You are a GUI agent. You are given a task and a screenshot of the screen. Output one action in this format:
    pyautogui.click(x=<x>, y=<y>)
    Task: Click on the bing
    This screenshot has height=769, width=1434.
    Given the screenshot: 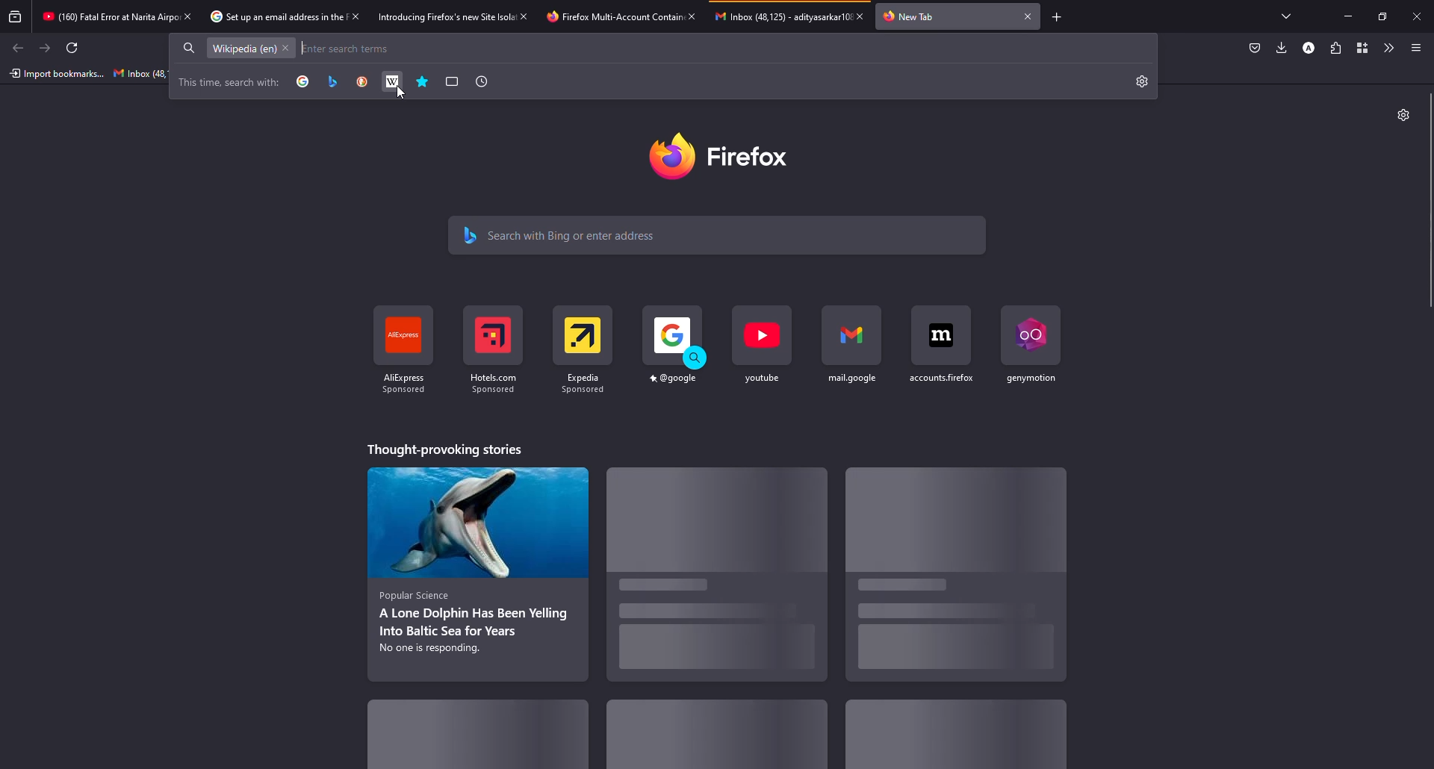 What is the action you would take?
    pyautogui.click(x=332, y=82)
    